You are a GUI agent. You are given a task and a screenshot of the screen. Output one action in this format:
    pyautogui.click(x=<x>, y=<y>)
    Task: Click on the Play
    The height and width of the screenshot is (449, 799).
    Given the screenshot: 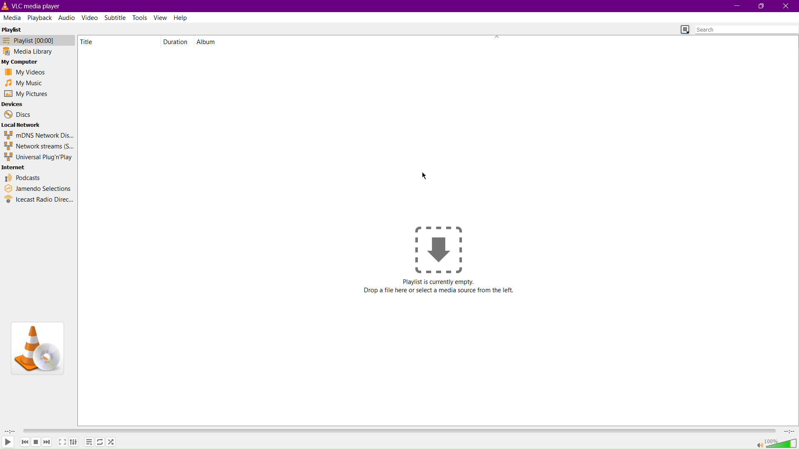 What is the action you would take?
    pyautogui.click(x=8, y=443)
    